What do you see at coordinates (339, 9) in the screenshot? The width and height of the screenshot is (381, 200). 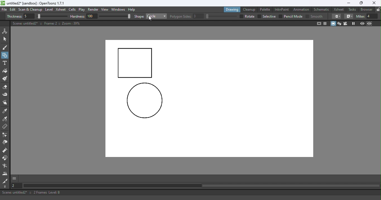 I see `Xsheet` at bounding box center [339, 9].